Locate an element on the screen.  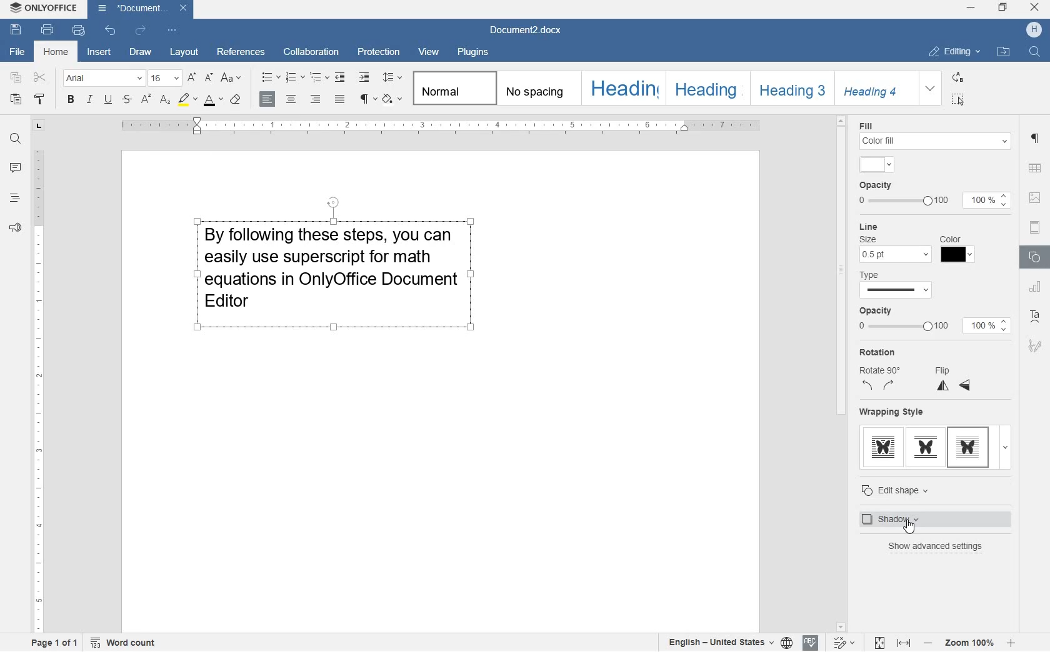
headlines is located at coordinates (15, 200).